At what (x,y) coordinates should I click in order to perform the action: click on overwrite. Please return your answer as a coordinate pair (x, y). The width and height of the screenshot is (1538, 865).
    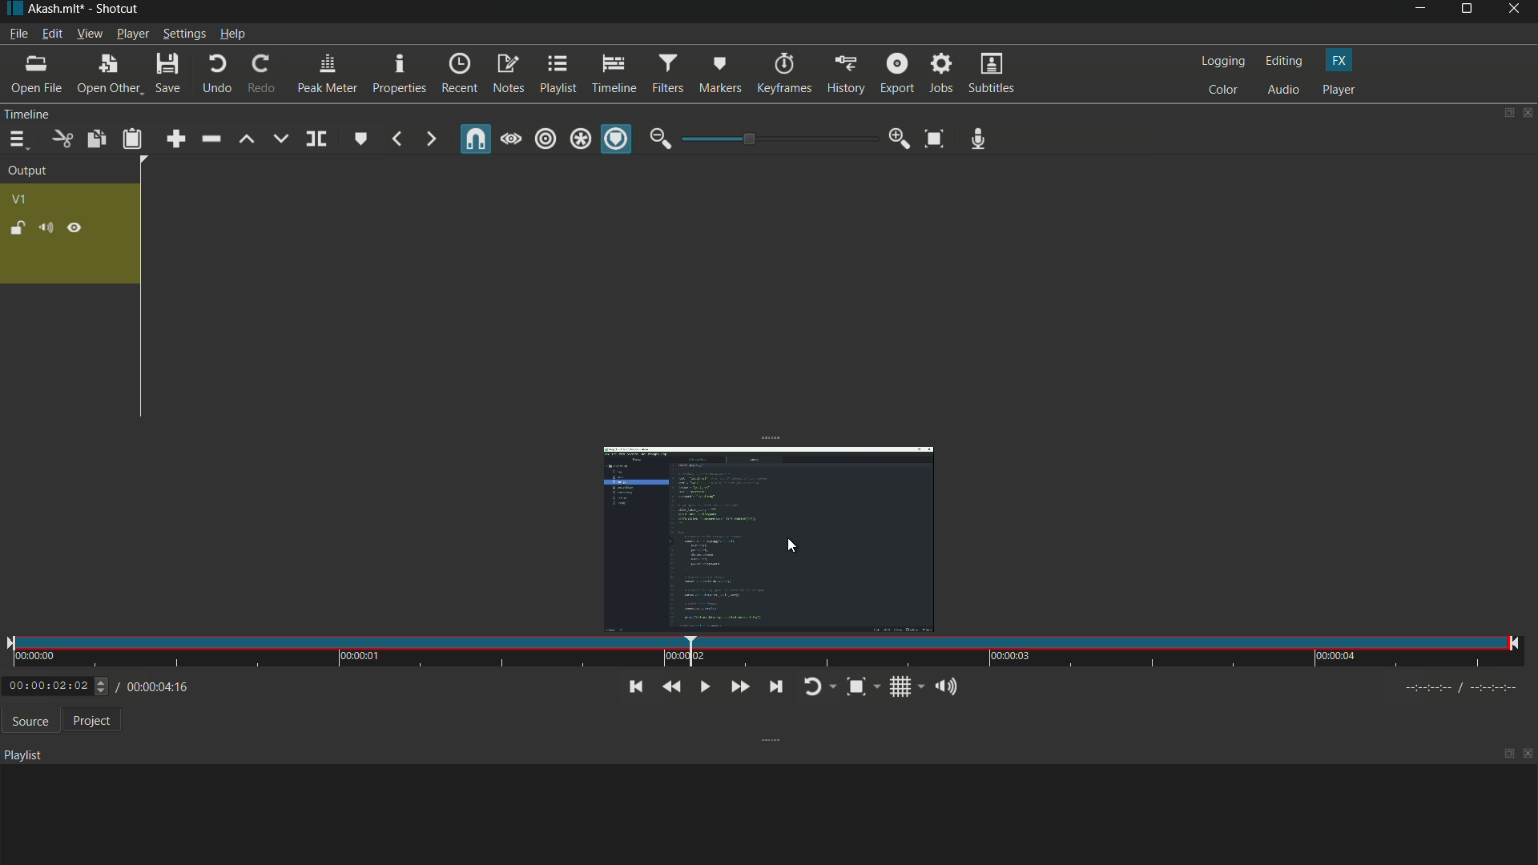
    Looking at the image, I should click on (281, 138).